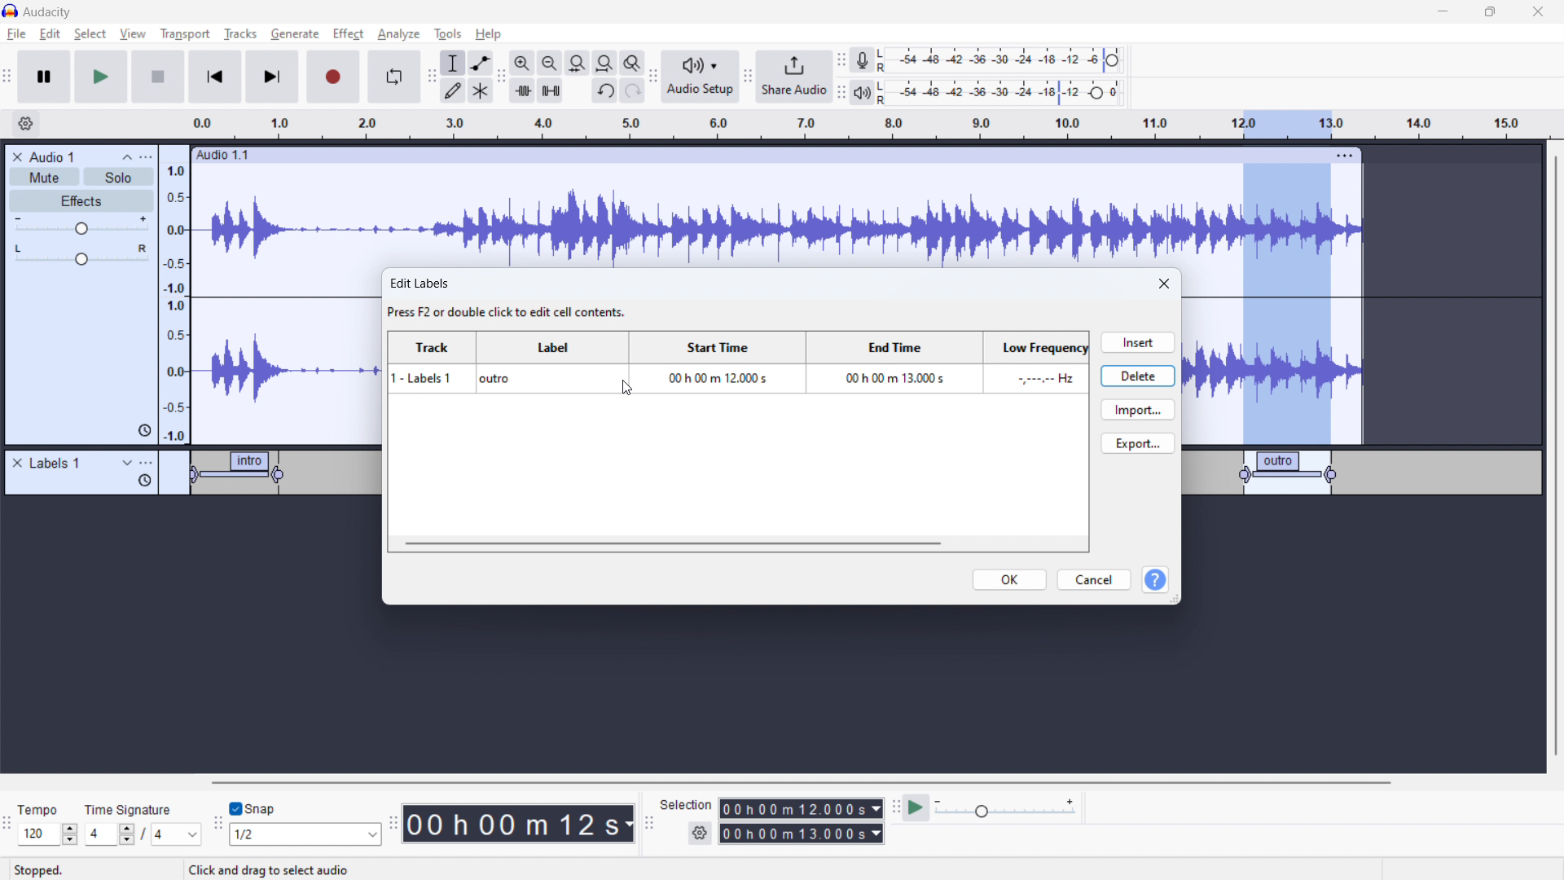 This screenshot has height=880, width=1564. I want to click on set tempo, so click(51, 834).